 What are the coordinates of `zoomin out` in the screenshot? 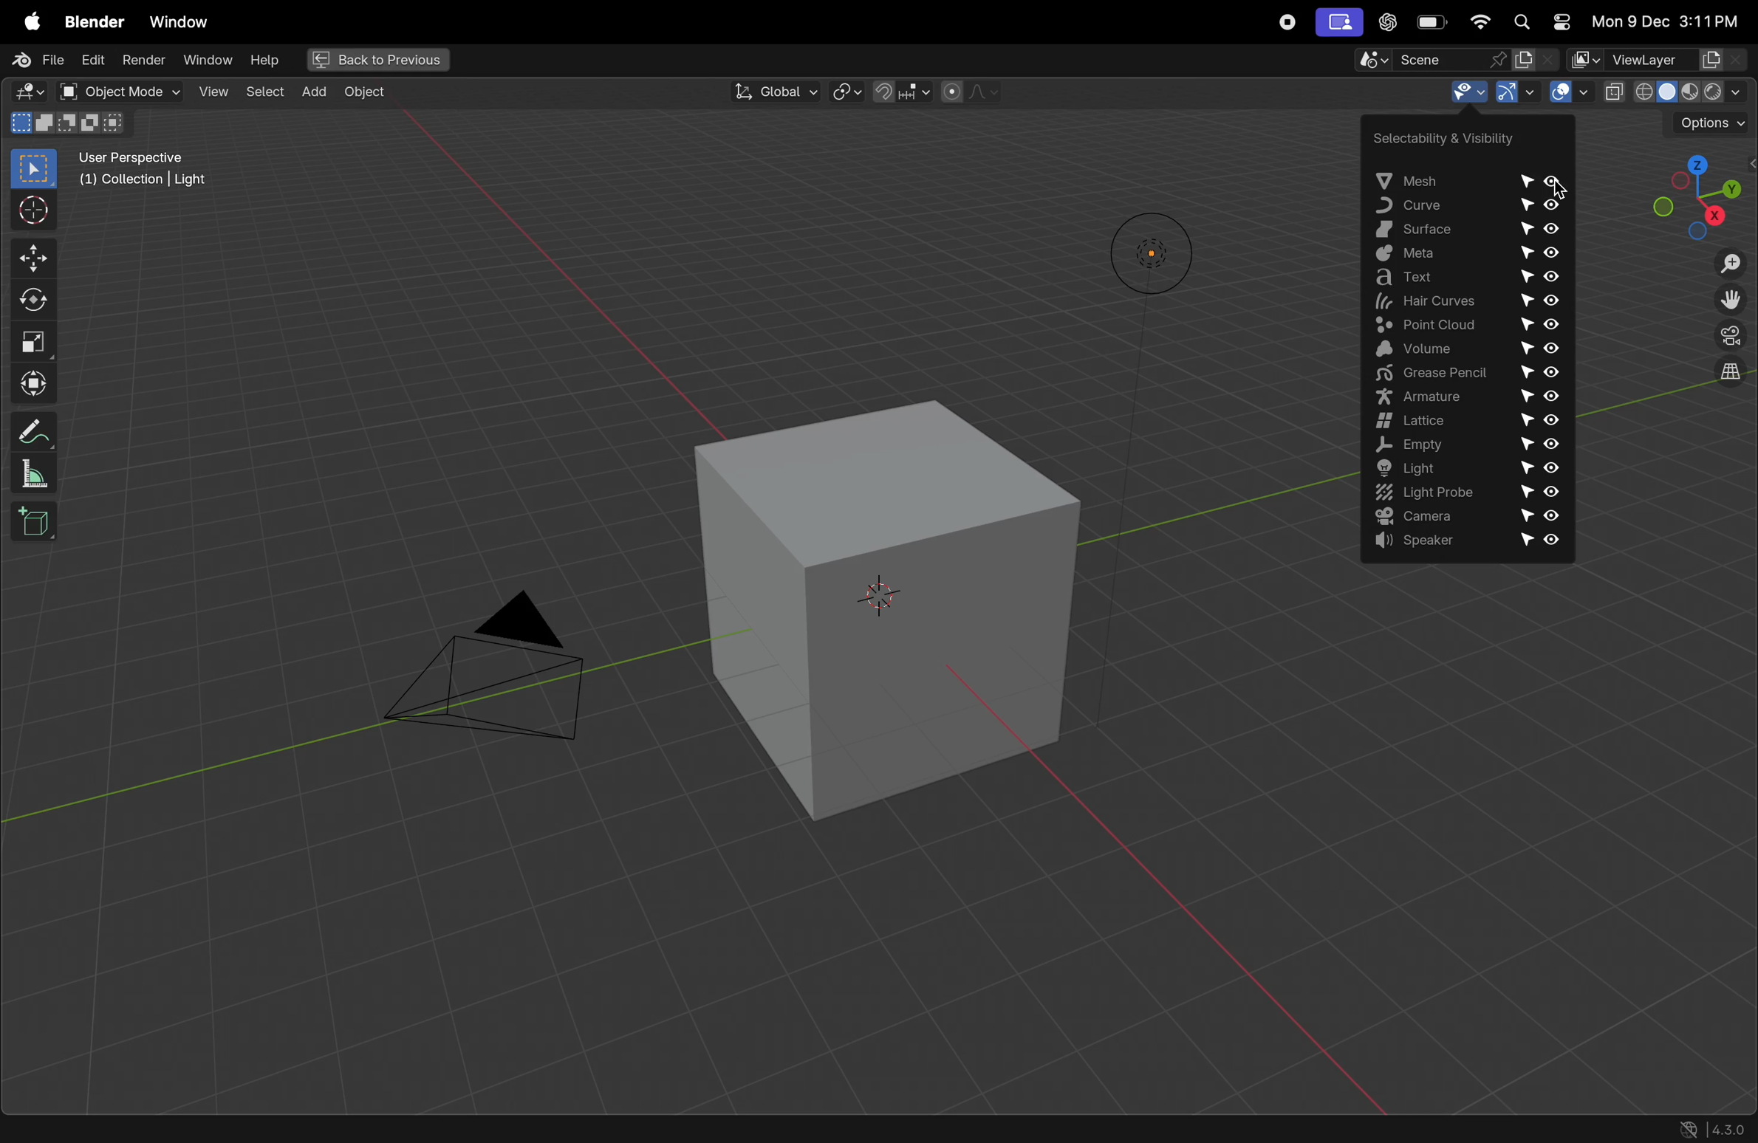 It's located at (1731, 265).